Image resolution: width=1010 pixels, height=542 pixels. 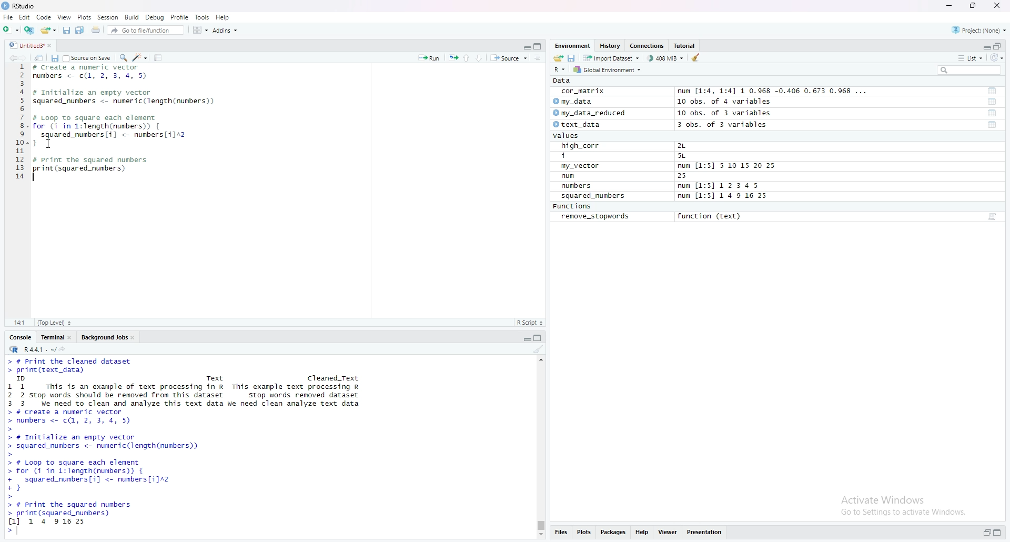 What do you see at coordinates (223, 17) in the screenshot?
I see `Help` at bounding box center [223, 17].